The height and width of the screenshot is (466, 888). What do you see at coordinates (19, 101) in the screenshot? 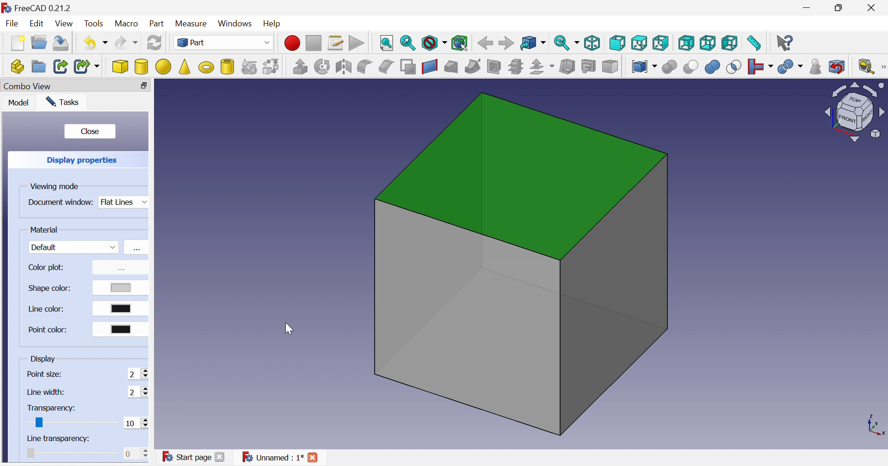
I see `Model` at bounding box center [19, 101].